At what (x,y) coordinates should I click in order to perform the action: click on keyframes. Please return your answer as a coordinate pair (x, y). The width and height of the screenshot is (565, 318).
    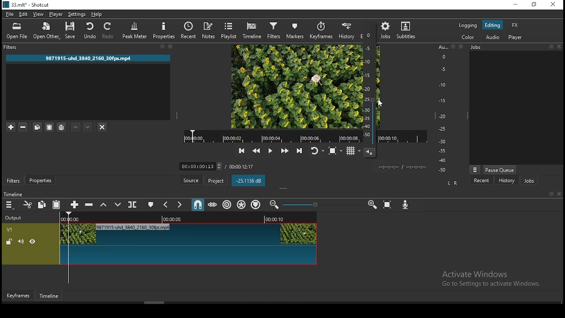
    Looking at the image, I should click on (20, 295).